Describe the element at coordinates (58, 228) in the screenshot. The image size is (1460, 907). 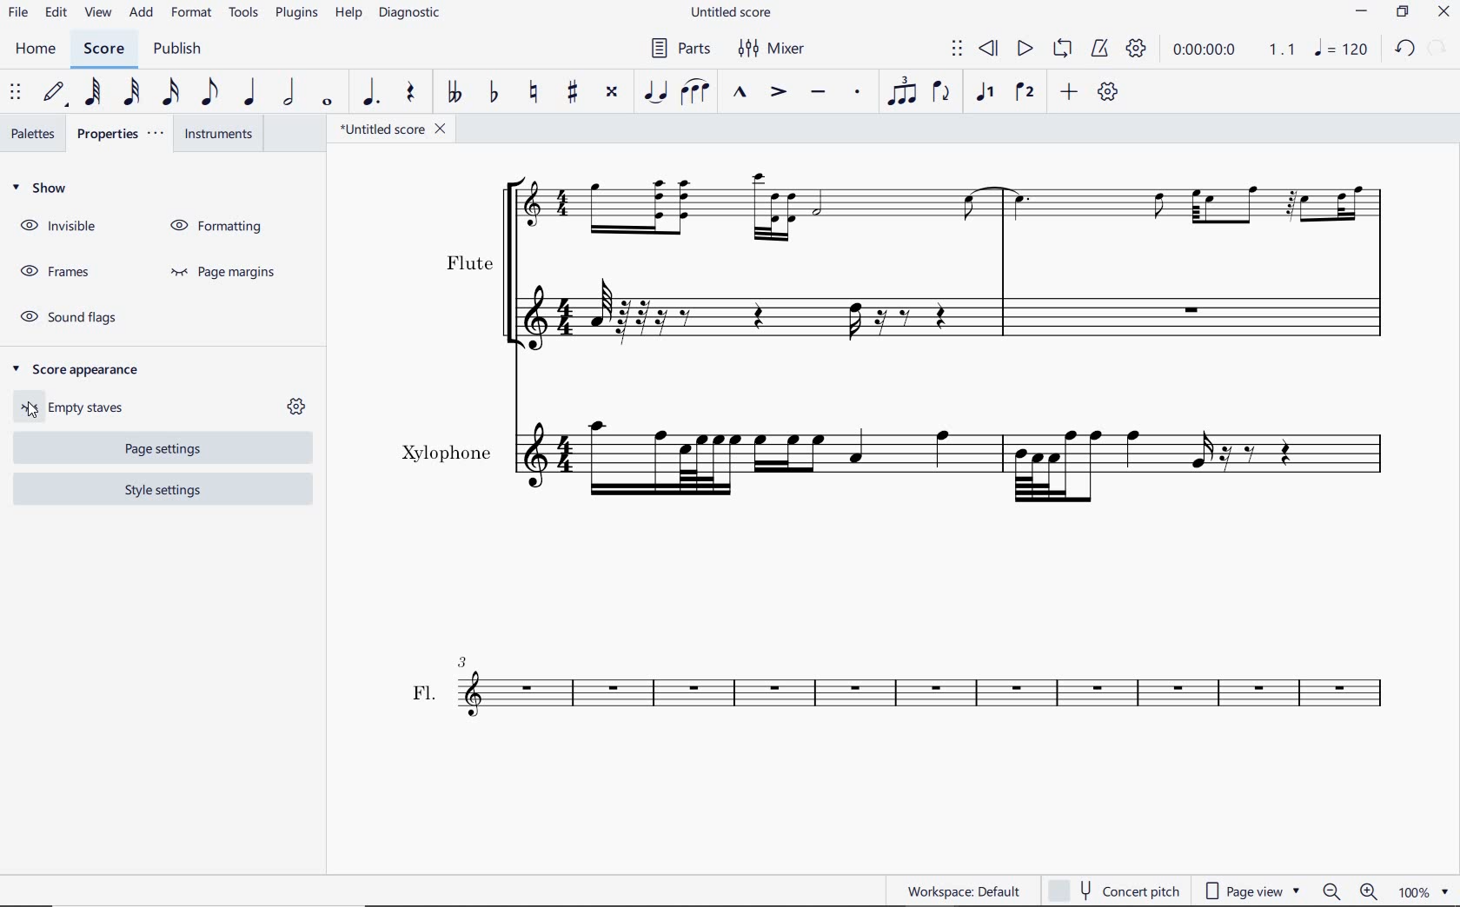
I see `INVISIBLE` at that location.